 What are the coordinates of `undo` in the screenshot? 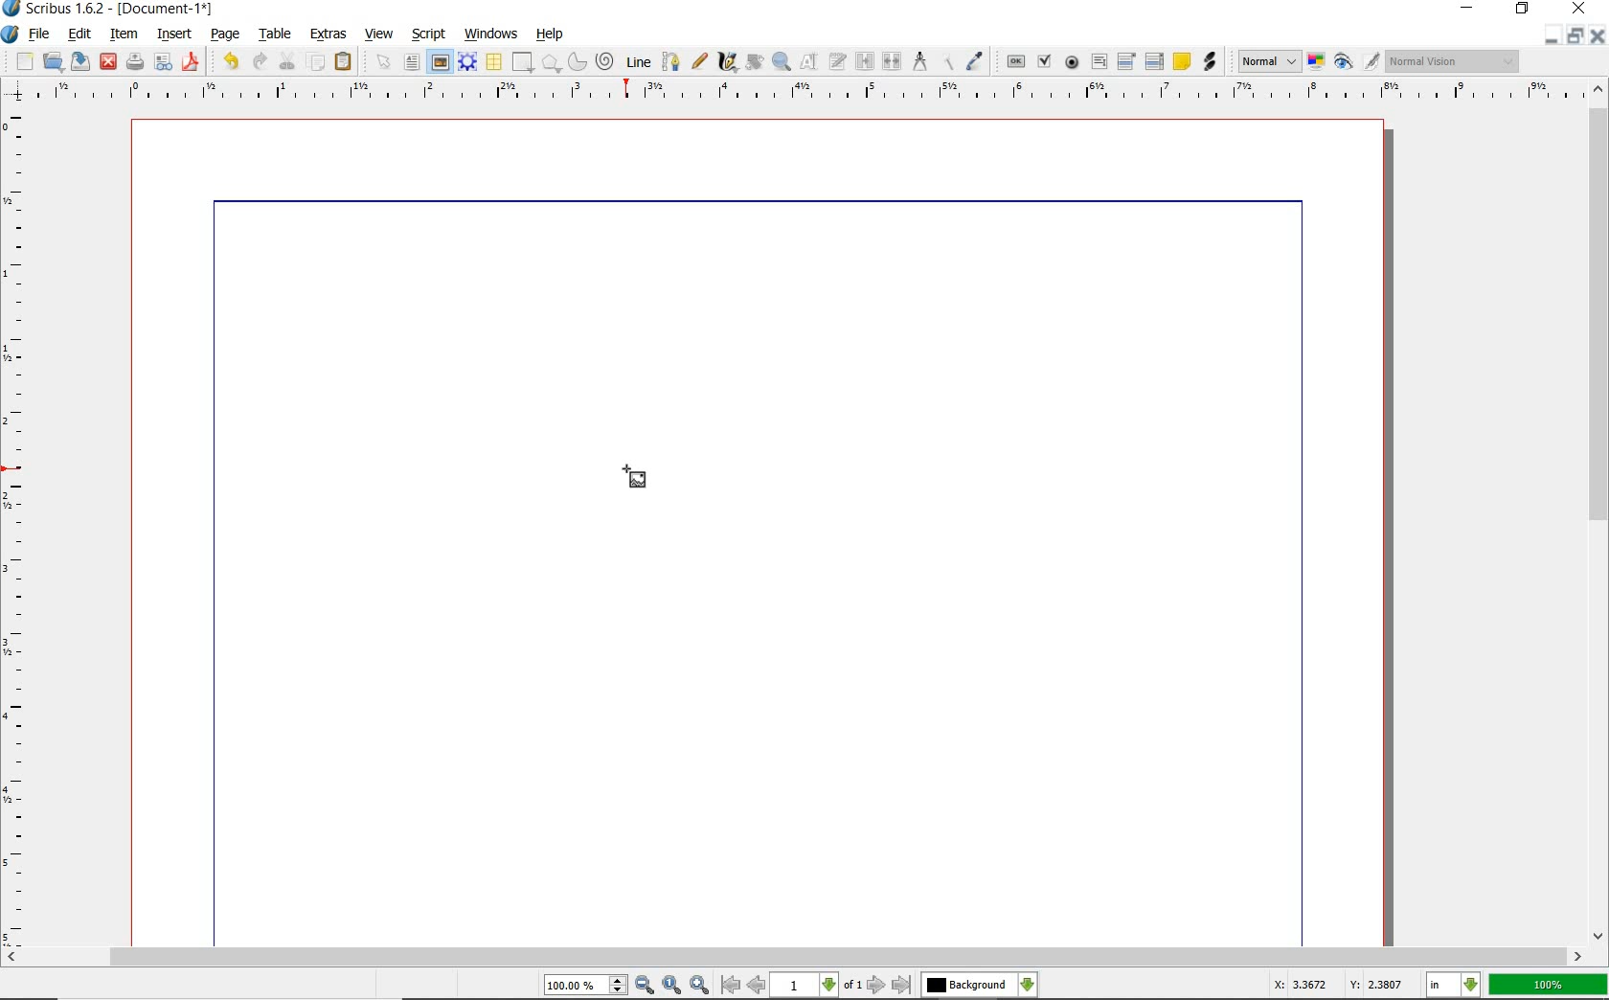 It's located at (230, 60).